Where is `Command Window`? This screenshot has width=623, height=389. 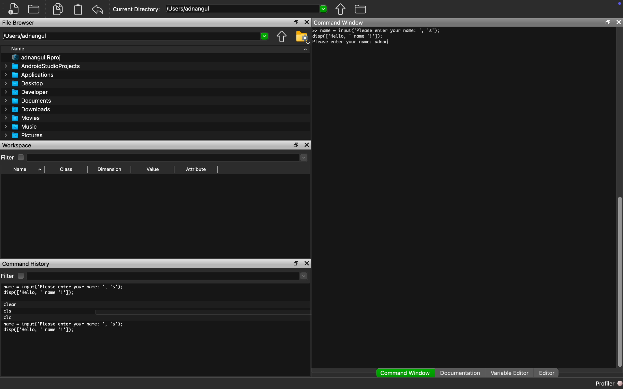 Command Window is located at coordinates (405, 373).